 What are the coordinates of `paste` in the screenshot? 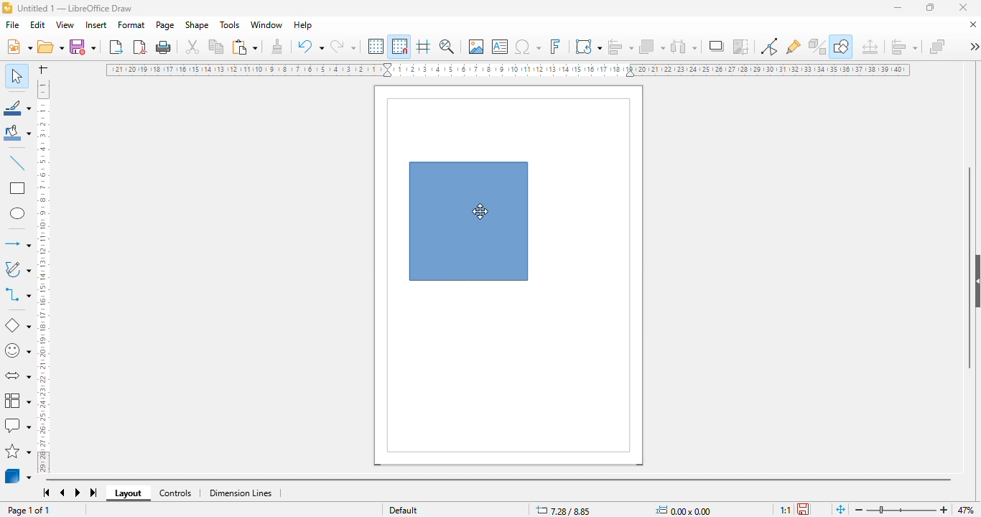 It's located at (244, 47).